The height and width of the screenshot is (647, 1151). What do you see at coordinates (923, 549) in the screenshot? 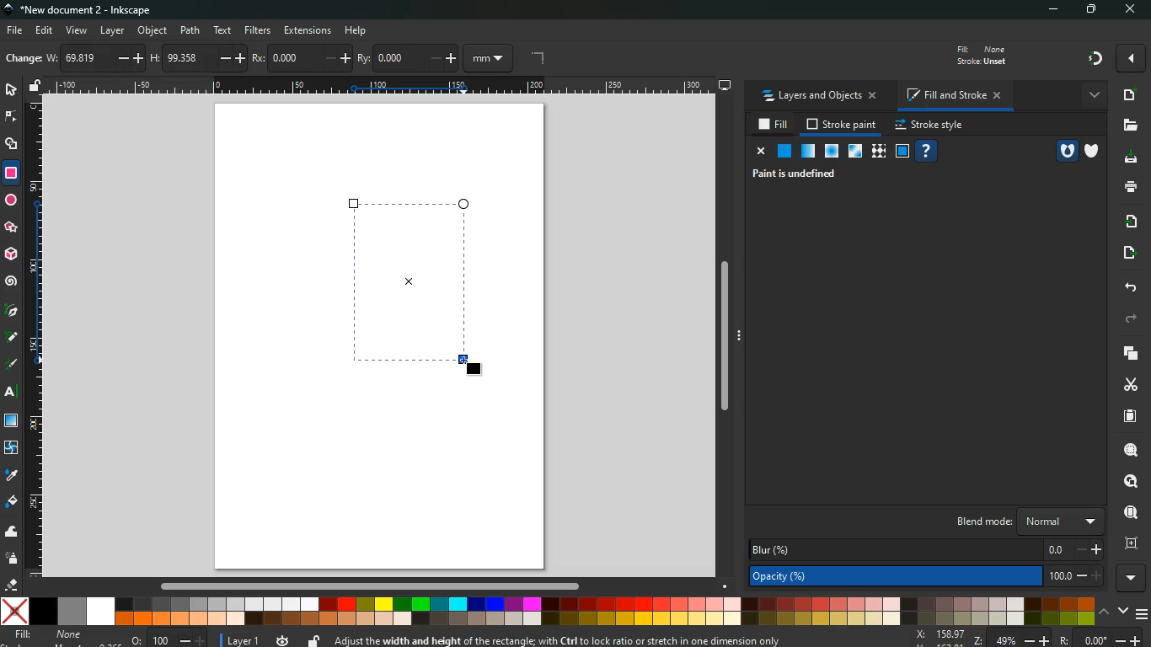
I see `blur` at bounding box center [923, 549].